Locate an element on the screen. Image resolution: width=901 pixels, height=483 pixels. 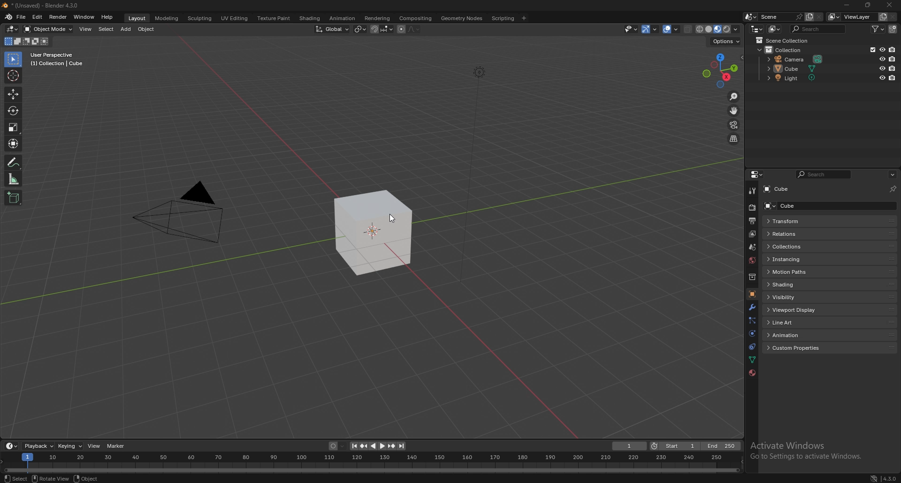
transformation orientation is located at coordinates (333, 29).